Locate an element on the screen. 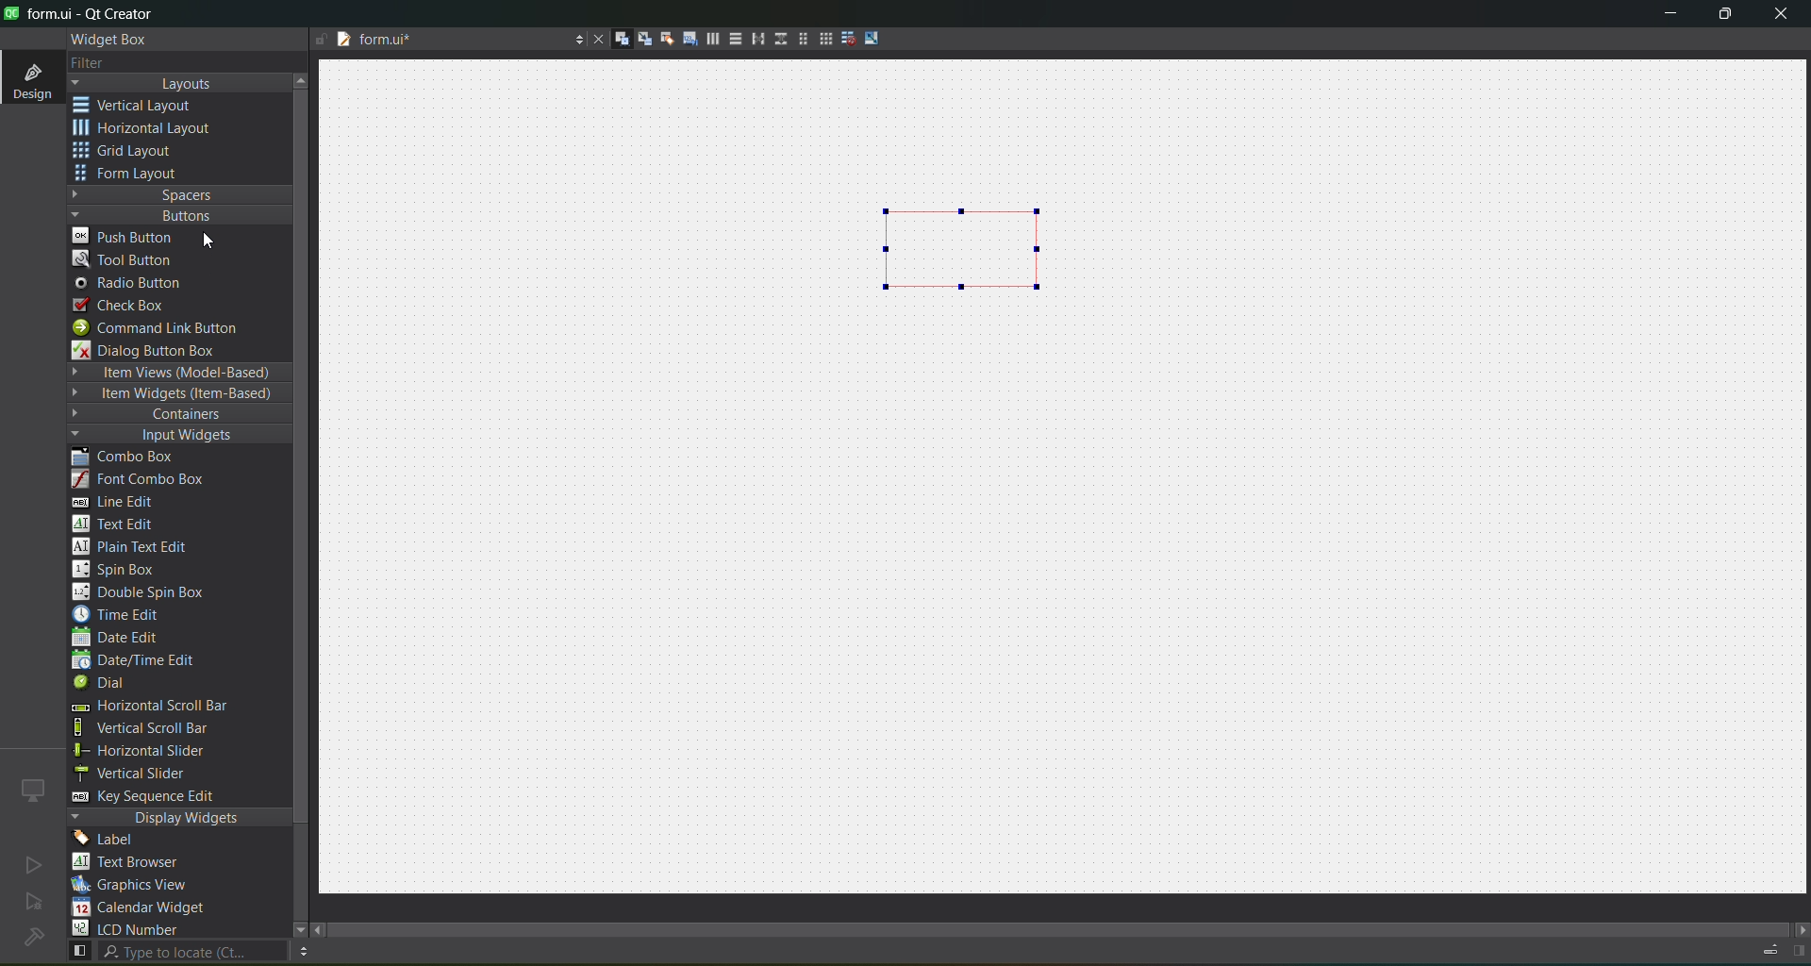 The image size is (1811, 966). check box is located at coordinates (128, 306).